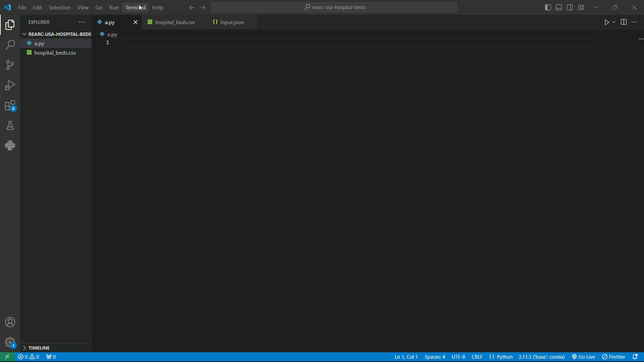 The height and width of the screenshot is (362, 644). I want to click on account, so click(11, 322).